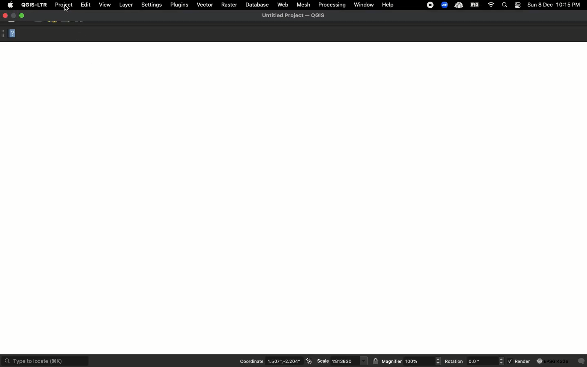 The width and height of the screenshot is (587, 367). I want to click on Apple, so click(10, 5).